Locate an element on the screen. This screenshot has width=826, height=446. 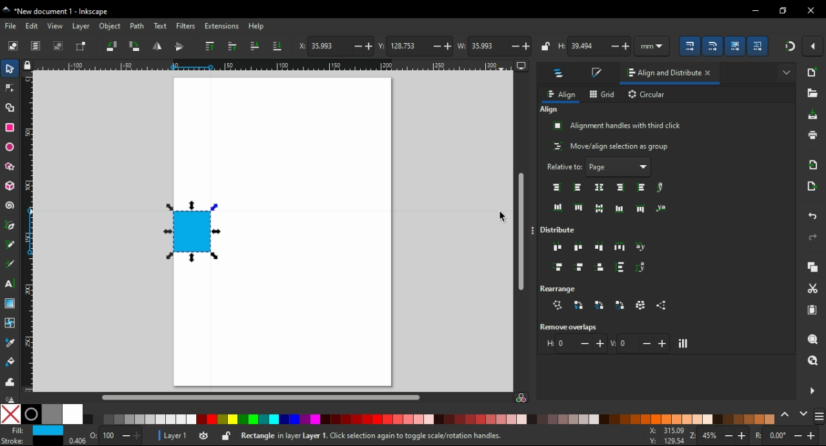
rectangle tool is located at coordinates (9, 128).